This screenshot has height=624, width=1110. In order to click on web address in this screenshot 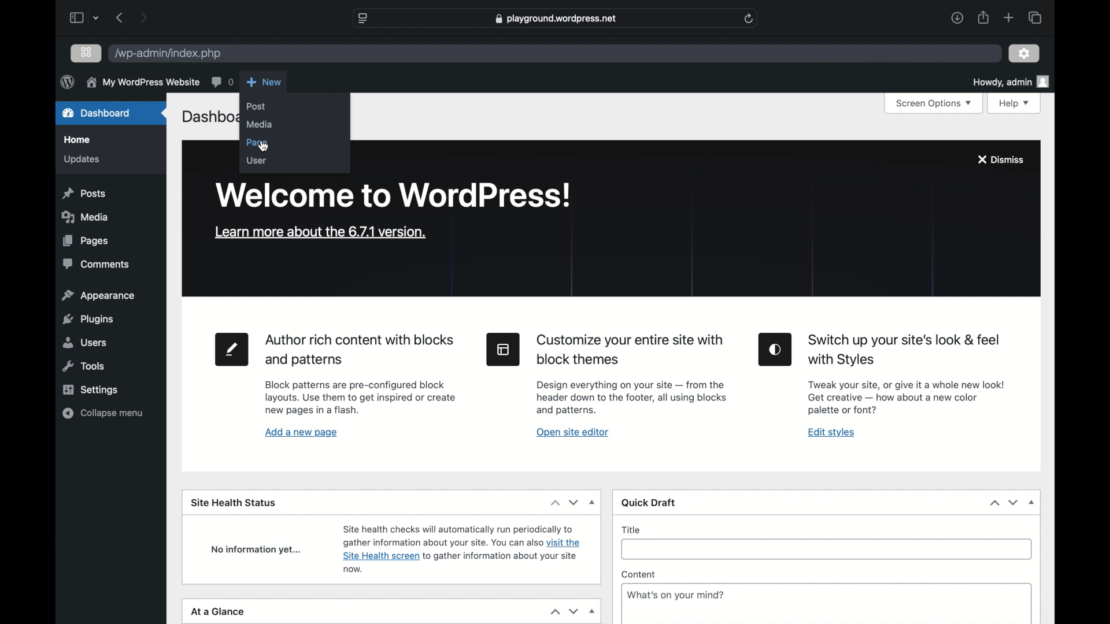, I will do `click(556, 18)`.